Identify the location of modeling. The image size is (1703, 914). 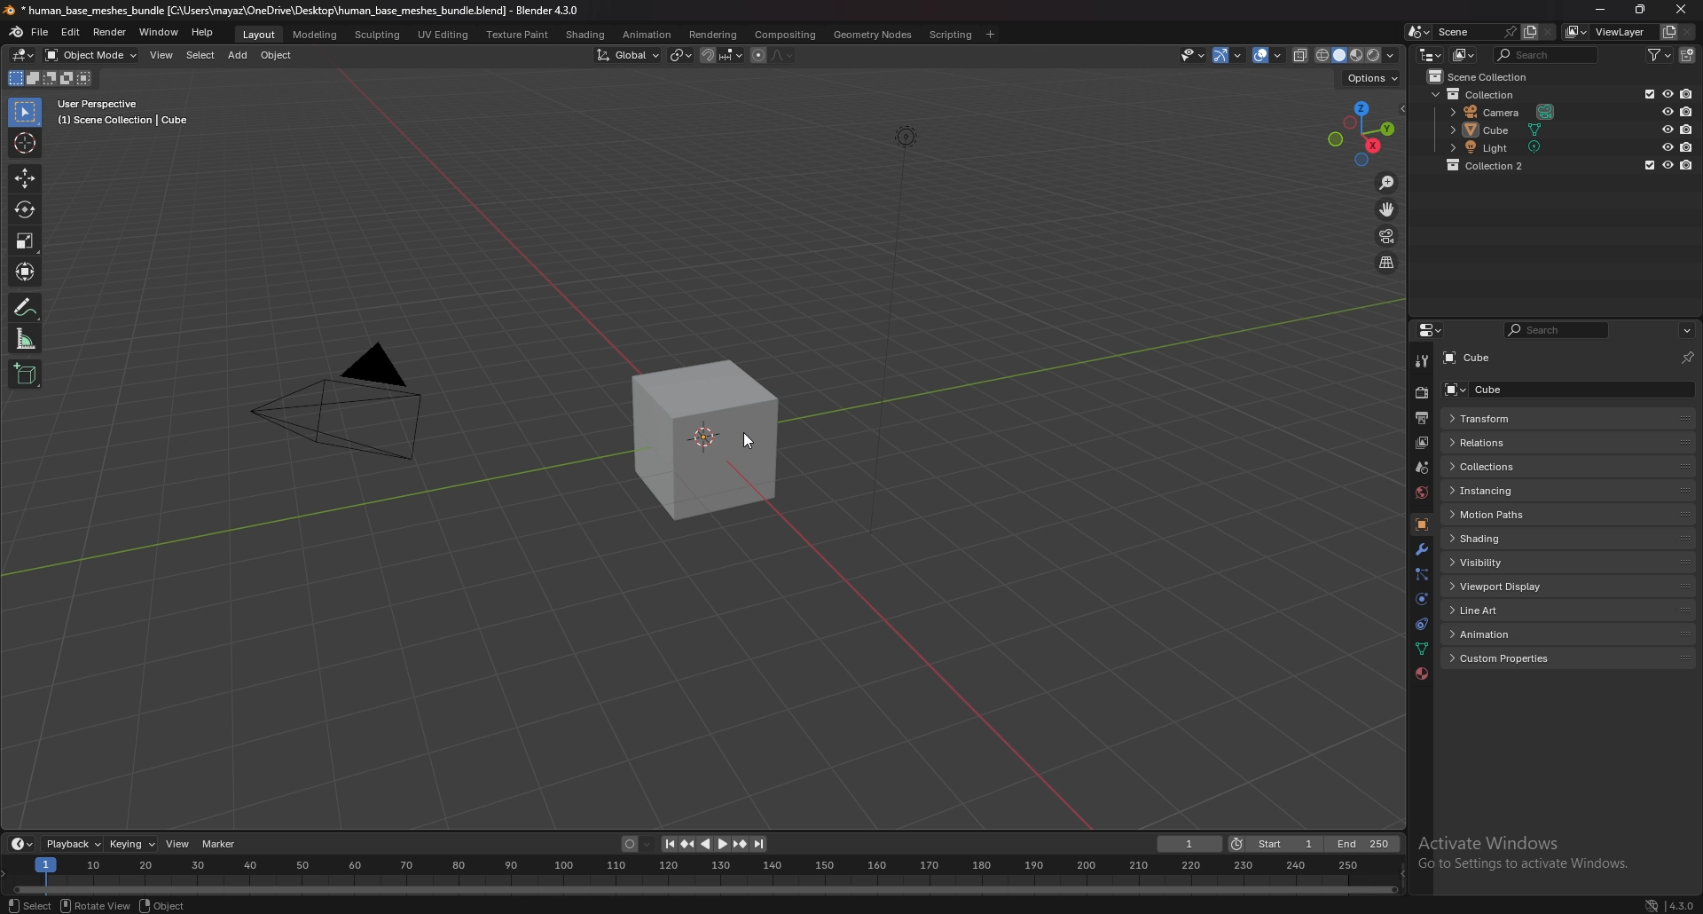
(317, 35).